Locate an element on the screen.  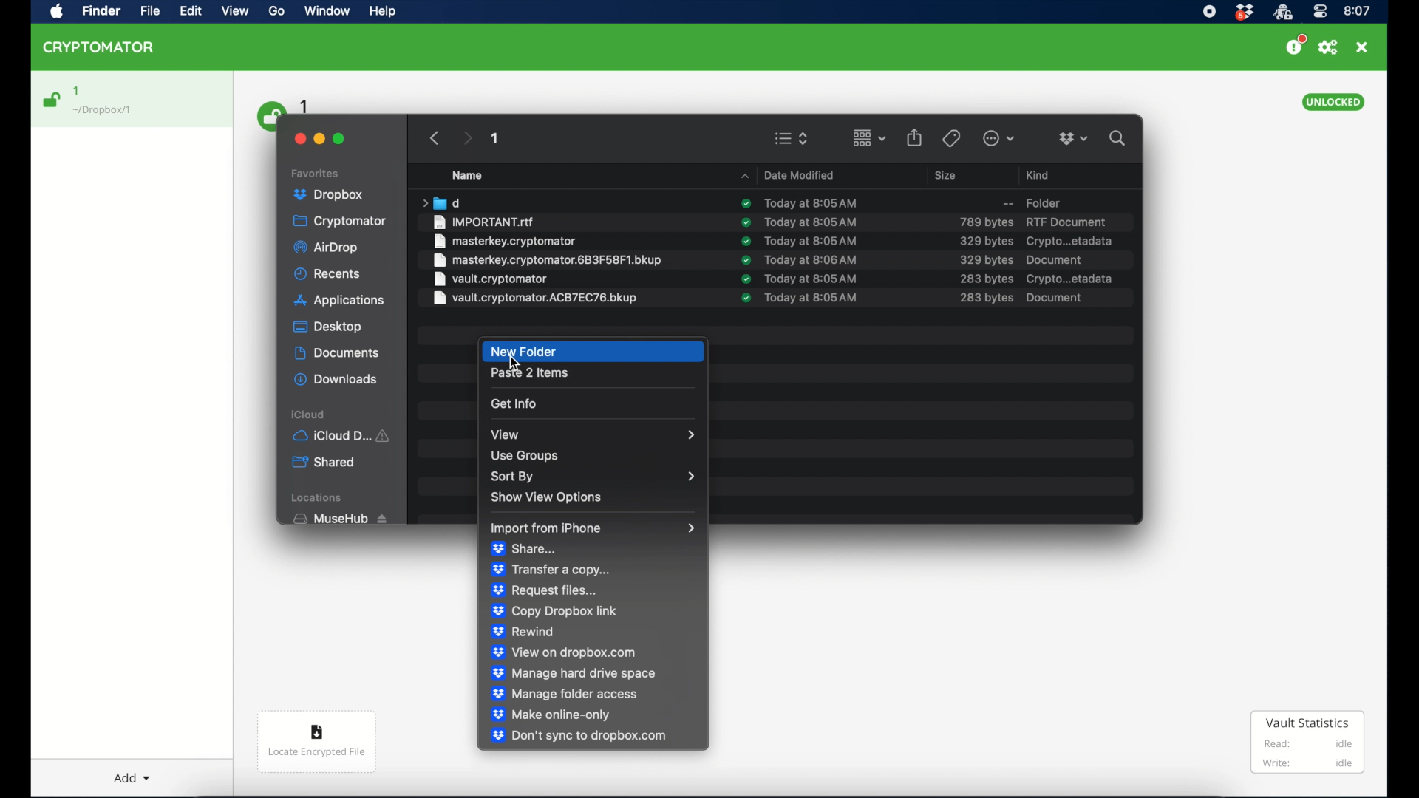
make online only is located at coordinates (551, 715).